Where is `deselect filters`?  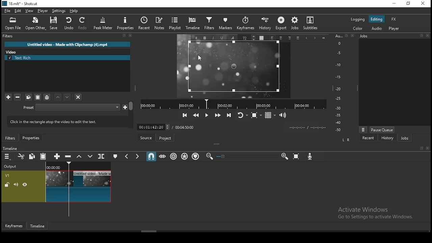
deselect filters is located at coordinates (78, 97).